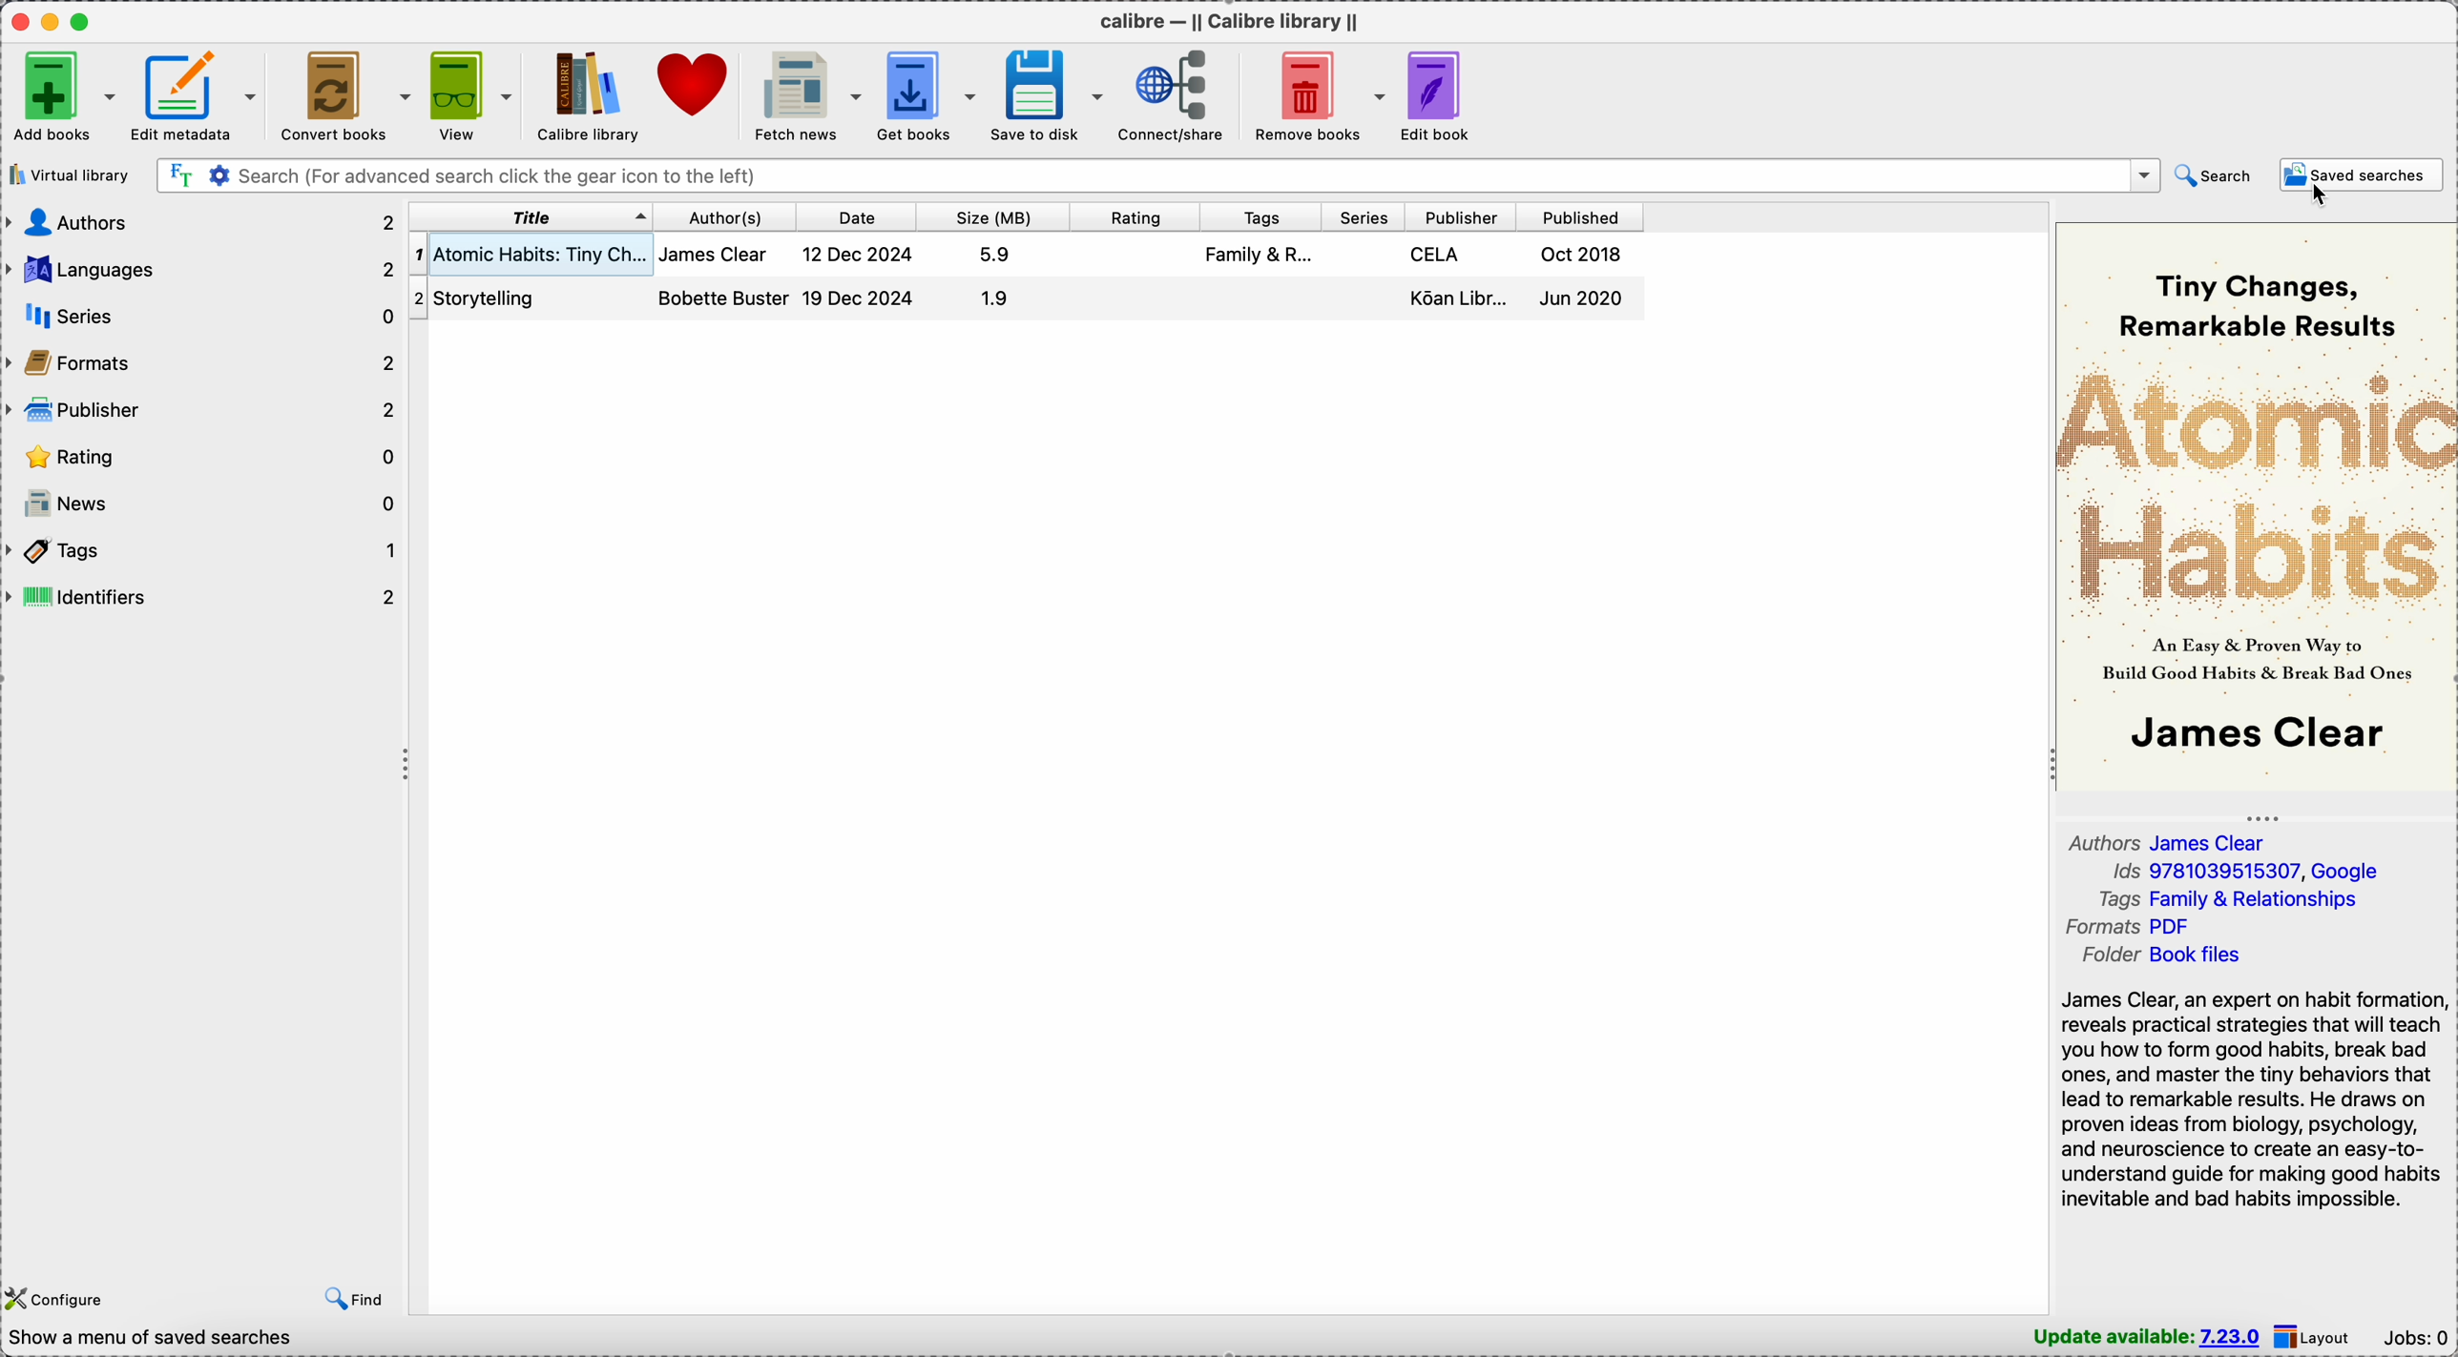 The width and height of the screenshot is (2458, 1357). Describe the element at coordinates (203, 457) in the screenshot. I see `rating` at that location.